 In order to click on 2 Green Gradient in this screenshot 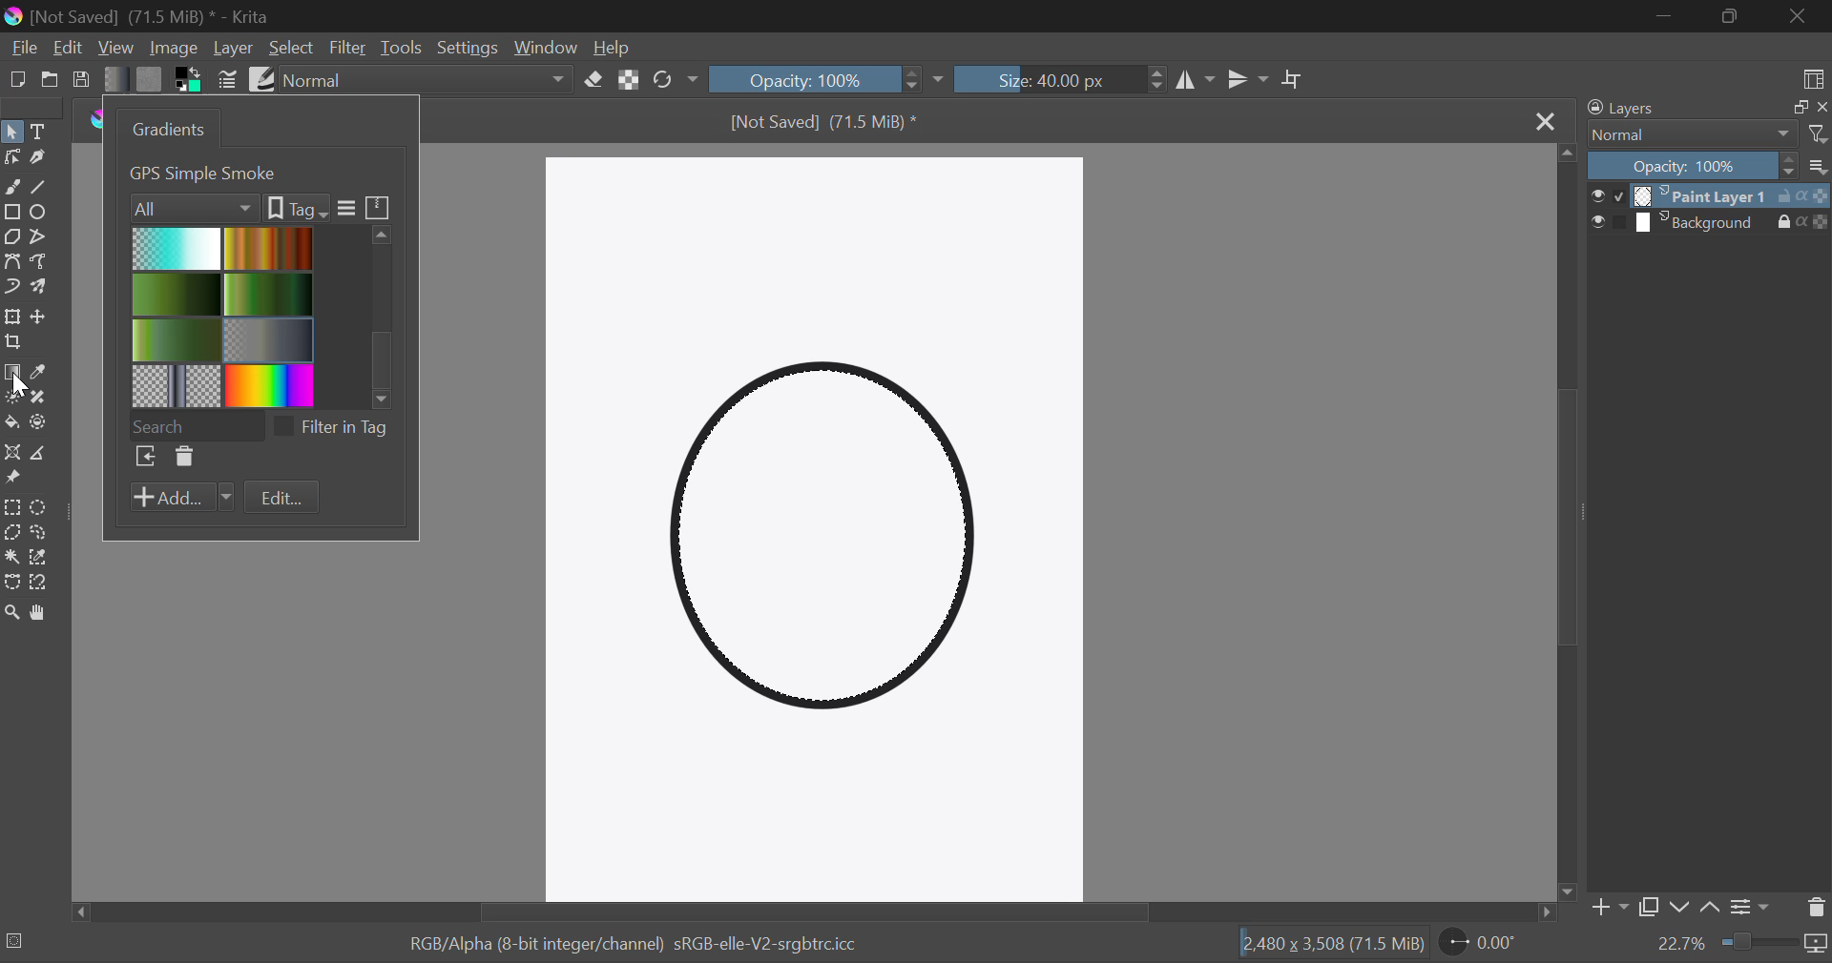, I will do `click(179, 297)`.